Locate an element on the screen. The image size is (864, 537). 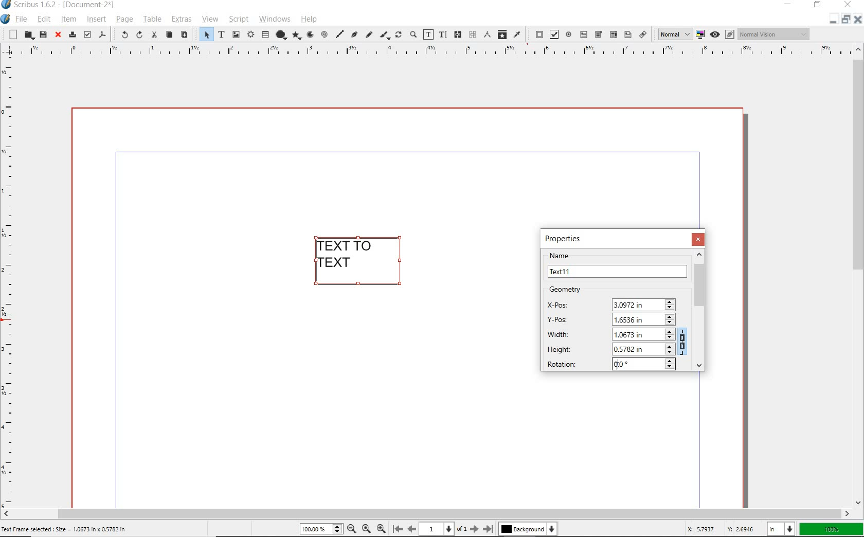
item is located at coordinates (67, 20).